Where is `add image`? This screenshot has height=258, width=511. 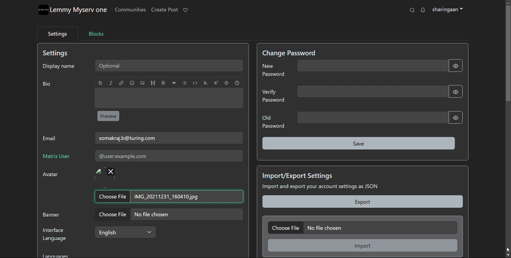
add image is located at coordinates (142, 83).